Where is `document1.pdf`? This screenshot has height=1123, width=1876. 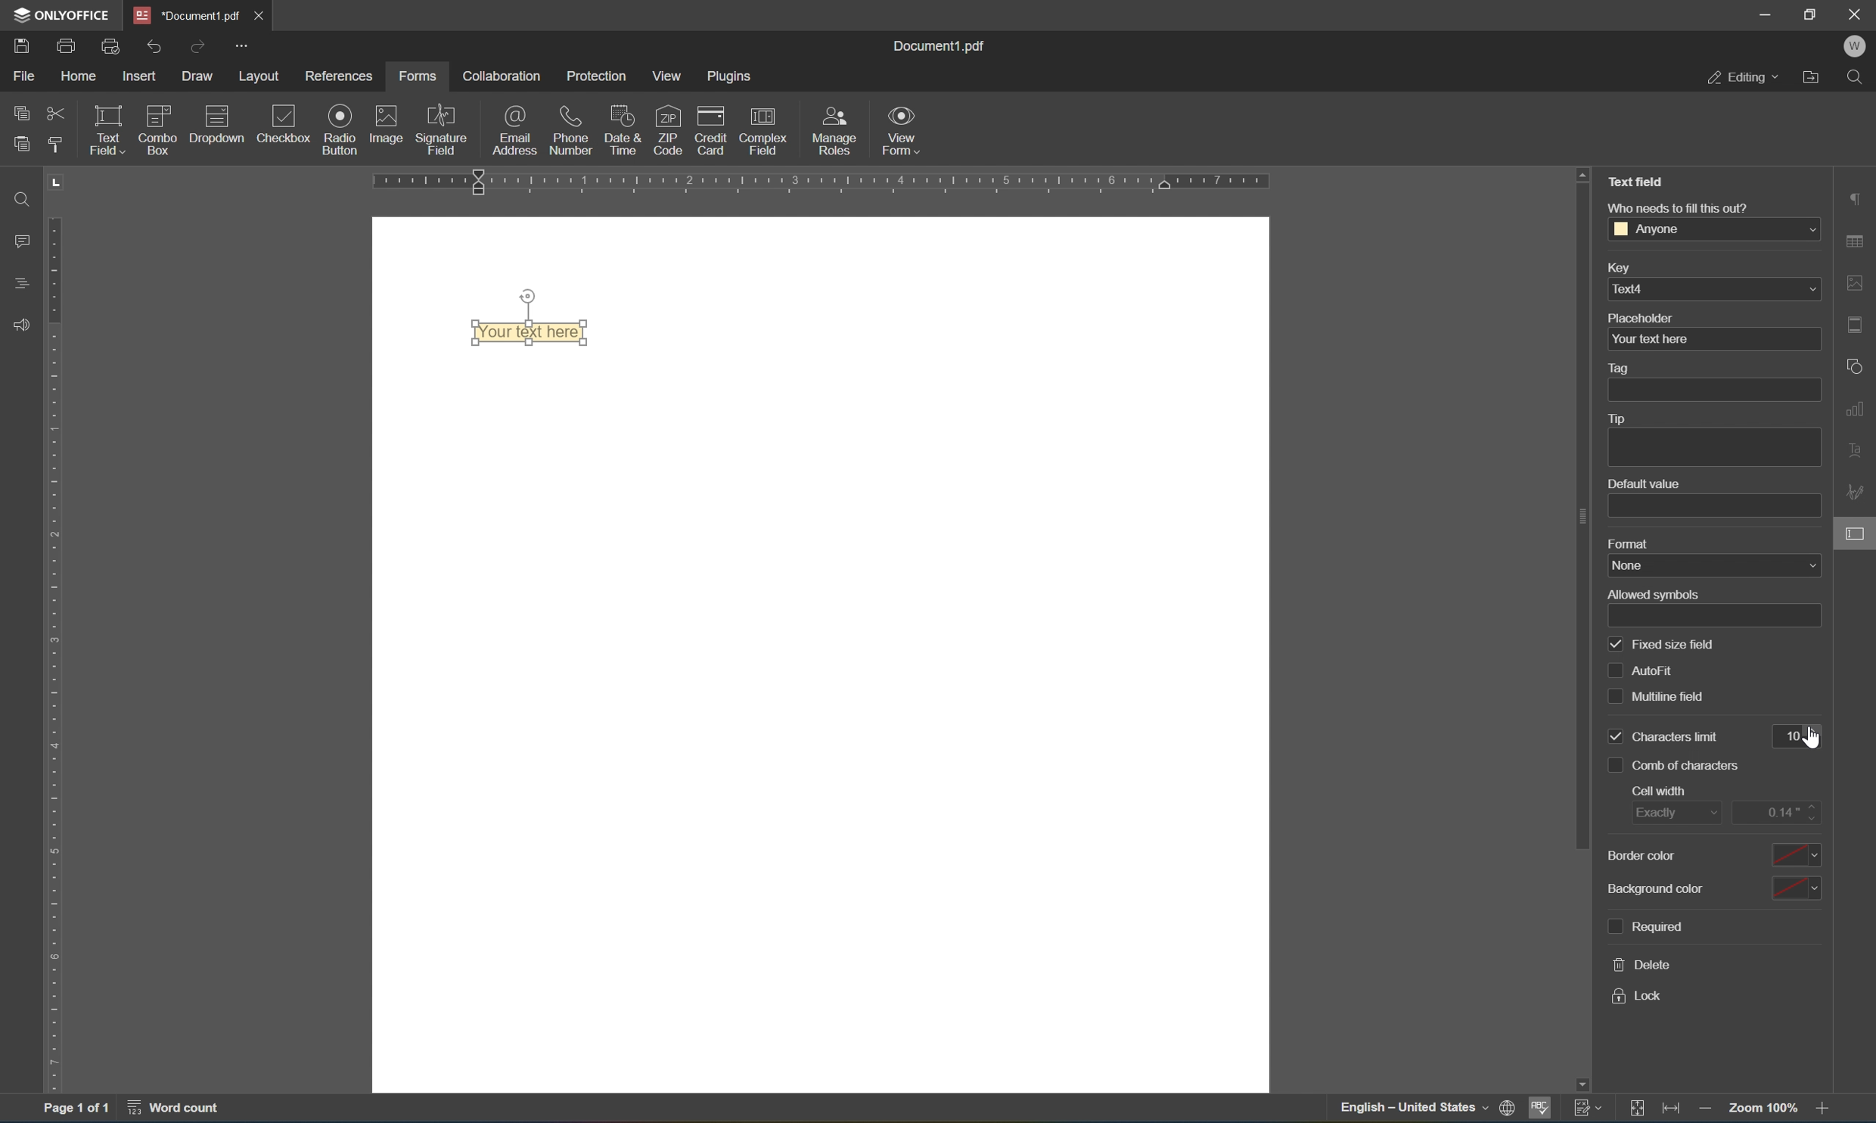
document1.pdf is located at coordinates (936, 46).